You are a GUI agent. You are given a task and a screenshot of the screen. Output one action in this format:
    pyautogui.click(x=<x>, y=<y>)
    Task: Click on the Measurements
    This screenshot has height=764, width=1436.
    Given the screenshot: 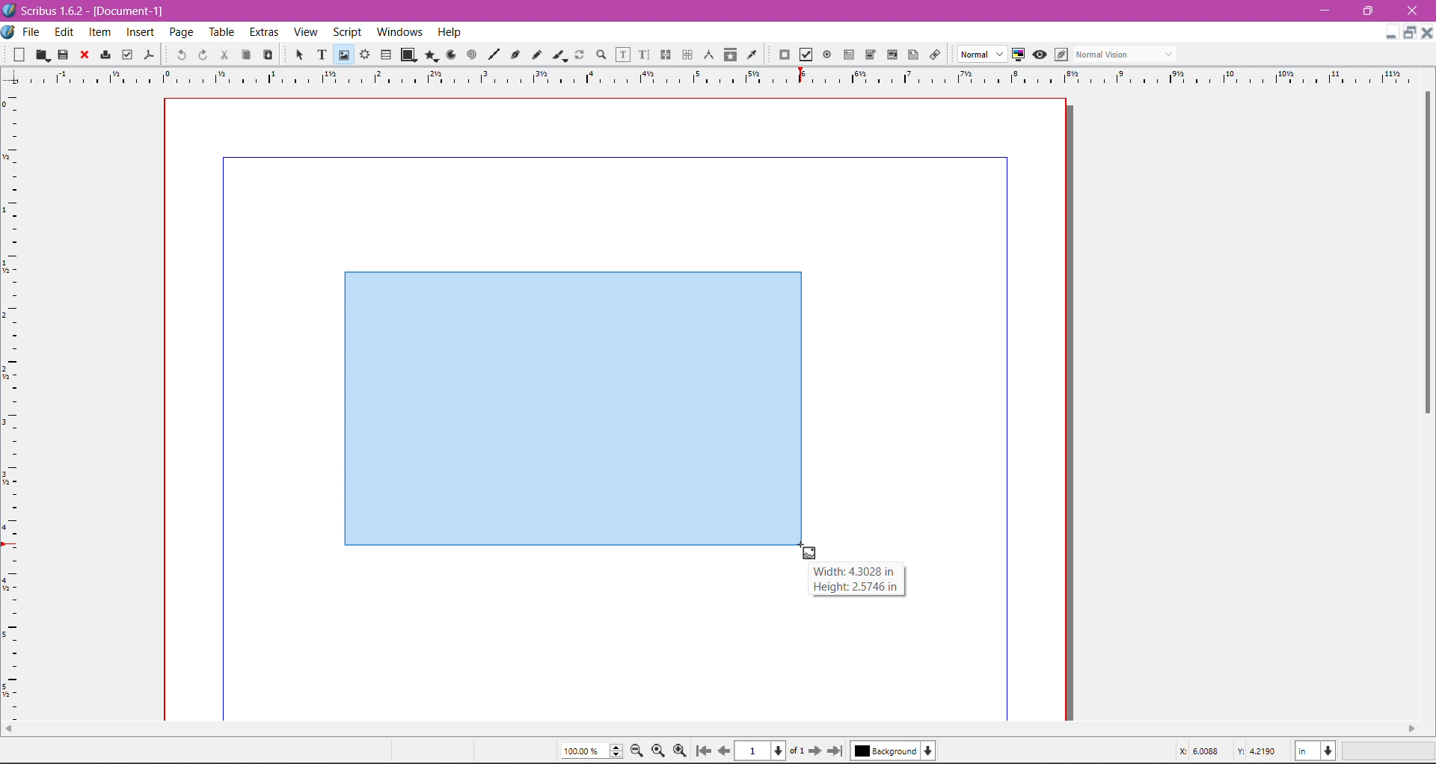 What is the action you would take?
    pyautogui.click(x=709, y=55)
    